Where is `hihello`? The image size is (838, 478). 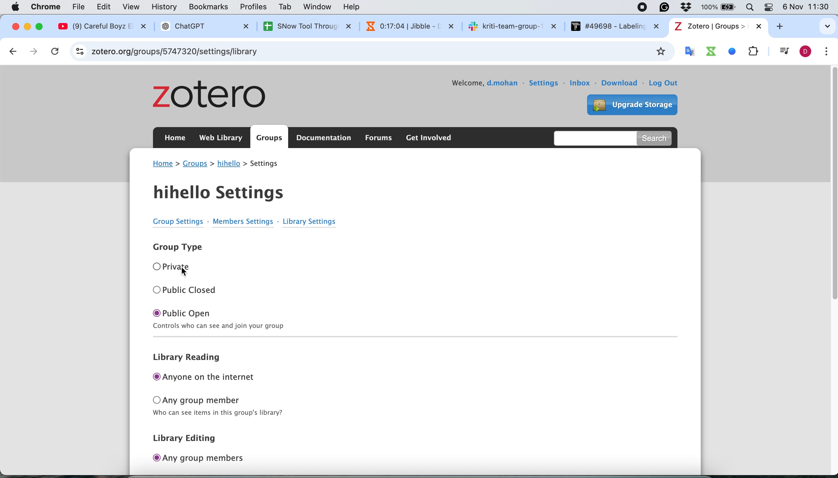 hihello is located at coordinates (223, 190).